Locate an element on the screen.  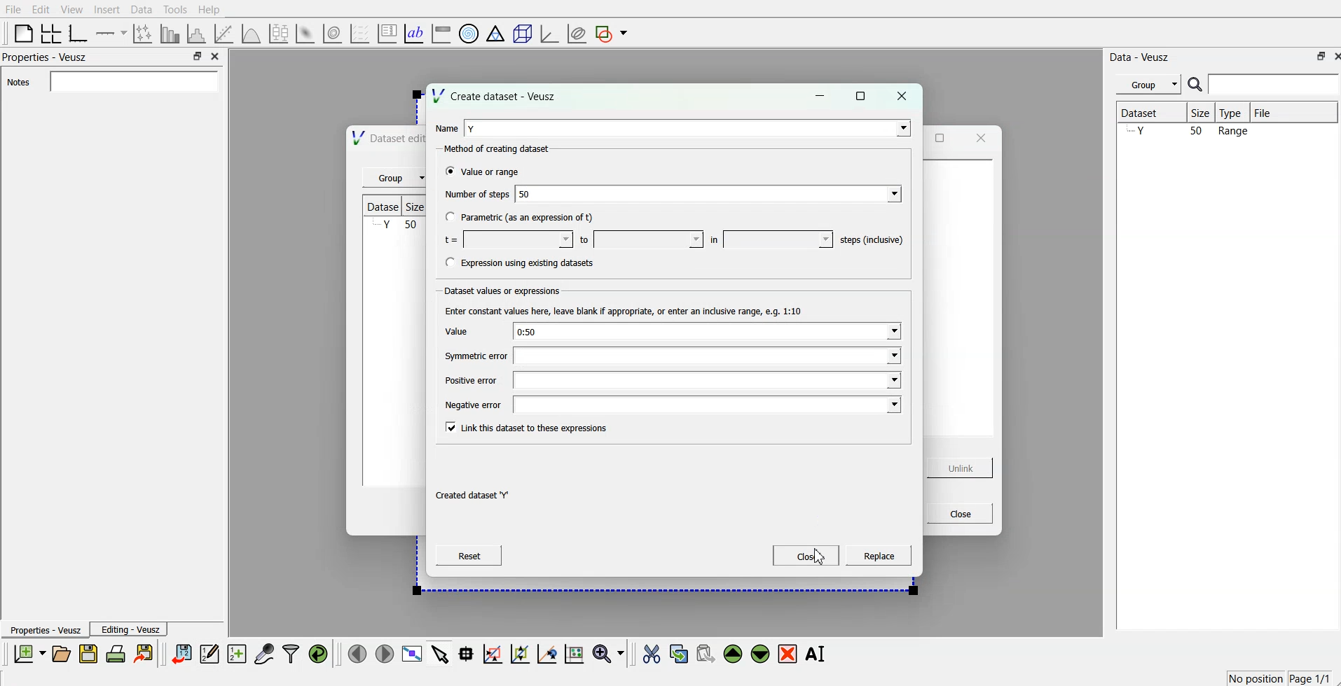
click to zoom out graph axes is located at coordinates (521, 654).